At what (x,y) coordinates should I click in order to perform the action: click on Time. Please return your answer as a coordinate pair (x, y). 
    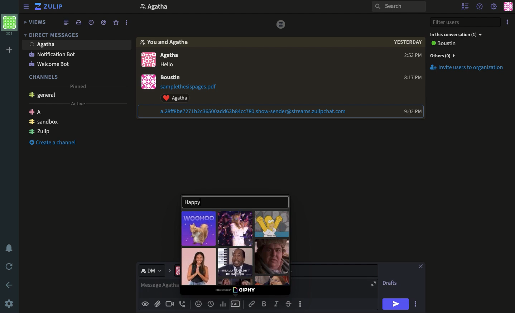
    Looking at the image, I should click on (407, 44).